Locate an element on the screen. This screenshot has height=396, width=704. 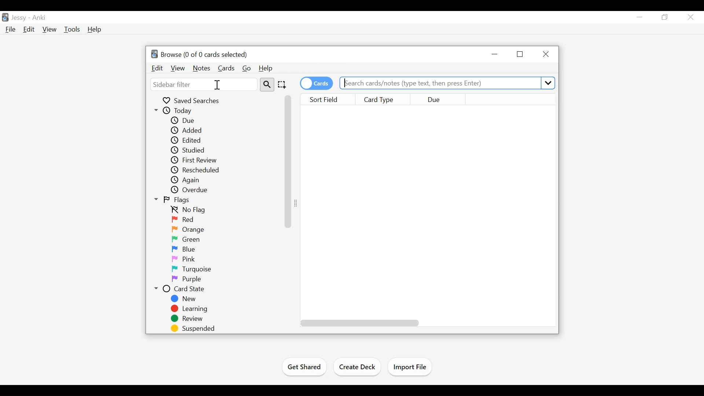
Restore is located at coordinates (665, 18).